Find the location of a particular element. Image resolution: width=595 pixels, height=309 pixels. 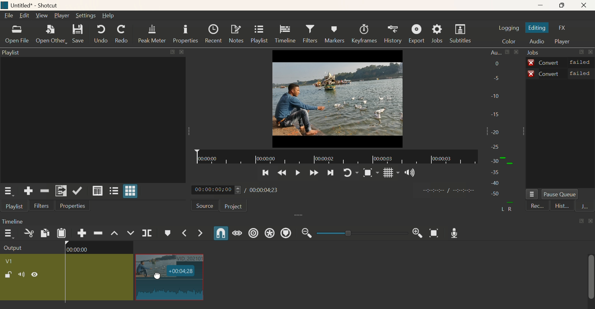

Timeline is located at coordinates (336, 157).